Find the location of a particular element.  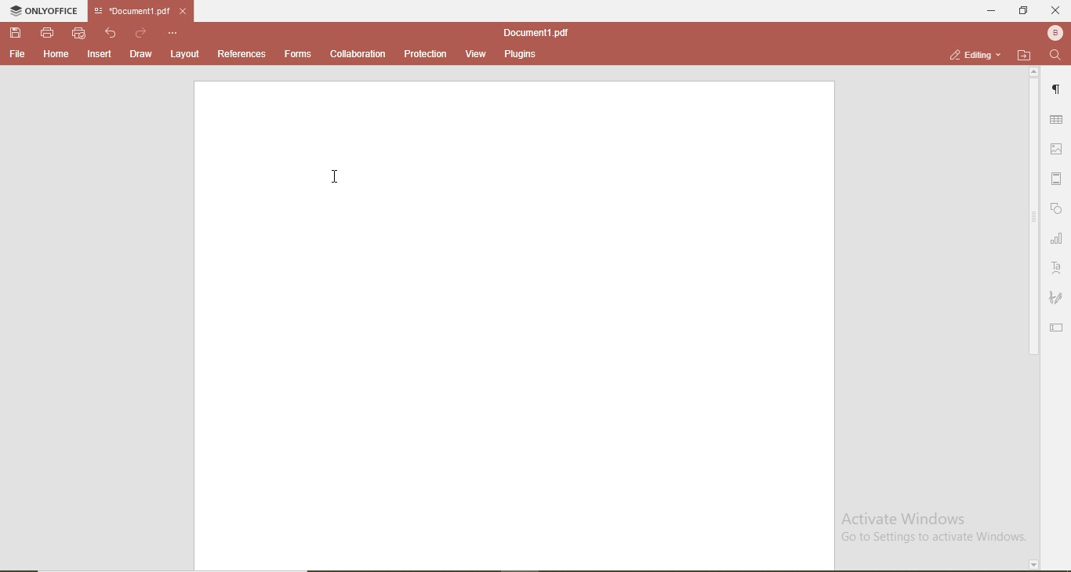

edit is located at coordinates (1058, 328).